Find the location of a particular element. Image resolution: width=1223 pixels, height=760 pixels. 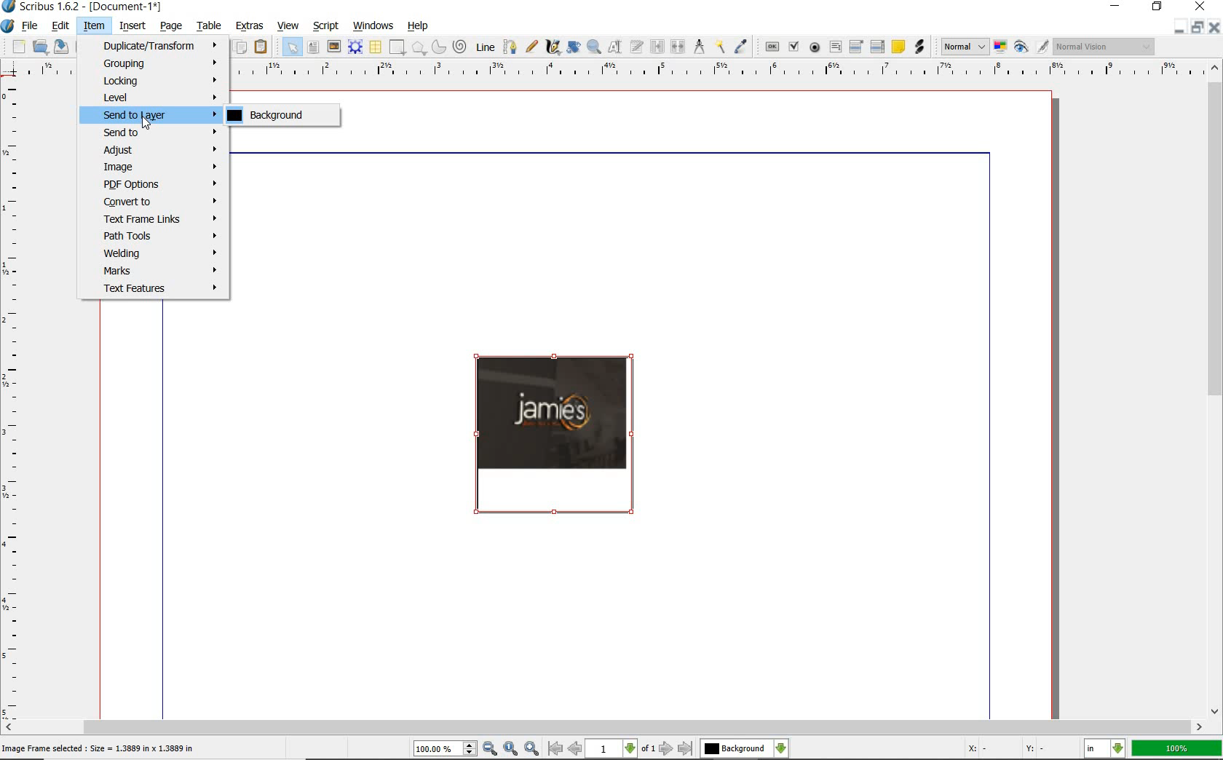

close is located at coordinates (1203, 7).